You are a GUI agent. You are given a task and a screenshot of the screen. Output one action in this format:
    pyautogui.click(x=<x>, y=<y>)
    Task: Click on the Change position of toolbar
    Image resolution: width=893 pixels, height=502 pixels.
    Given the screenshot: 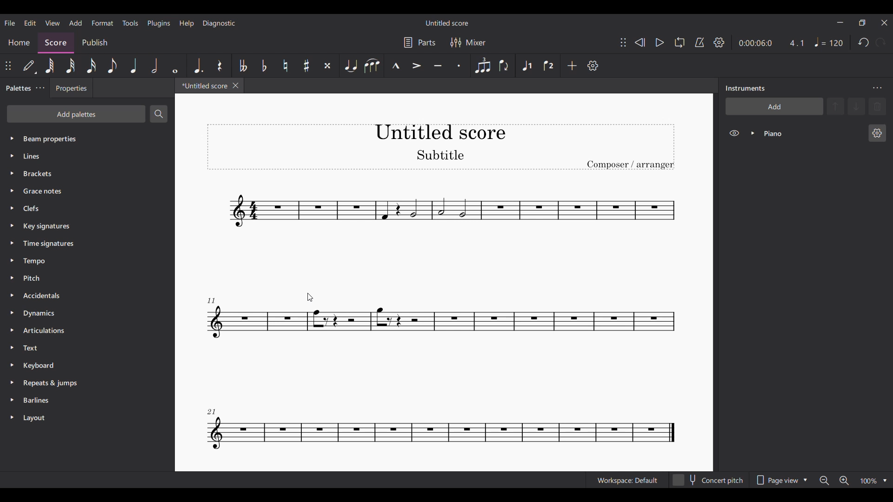 What is the action you would take?
    pyautogui.click(x=623, y=42)
    